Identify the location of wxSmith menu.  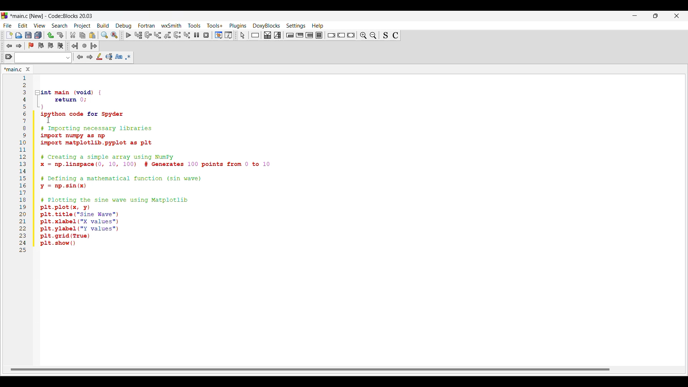
(171, 25).